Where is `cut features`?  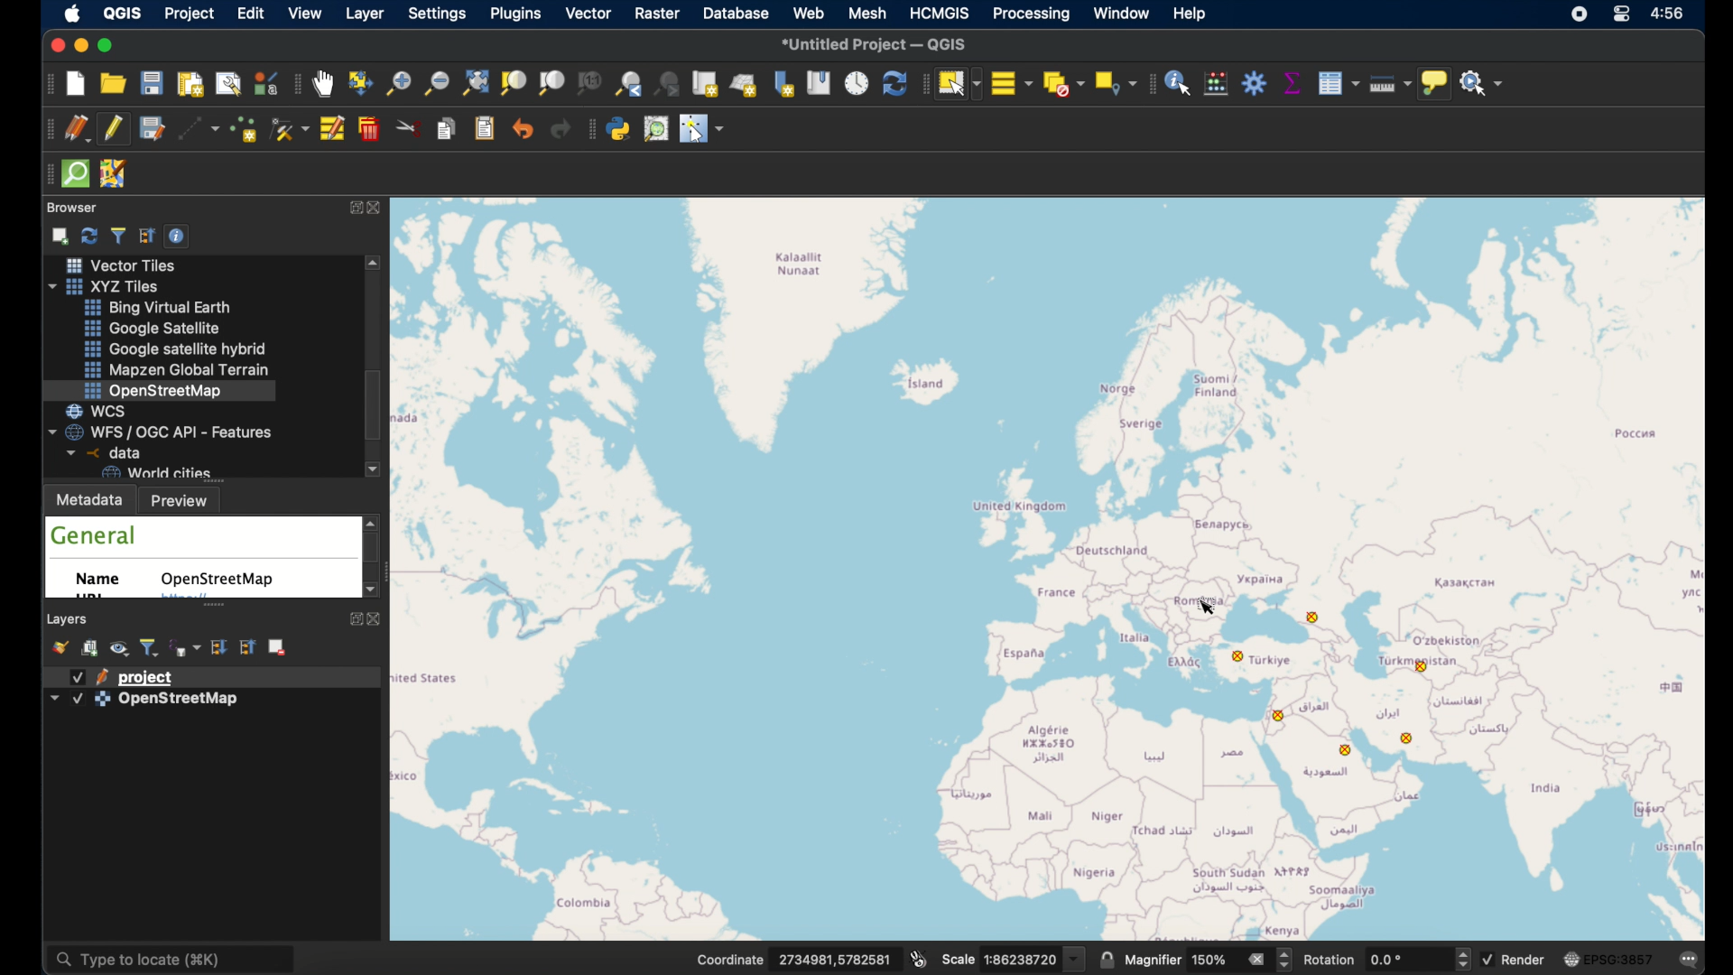
cut features is located at coordinates (410, 128).